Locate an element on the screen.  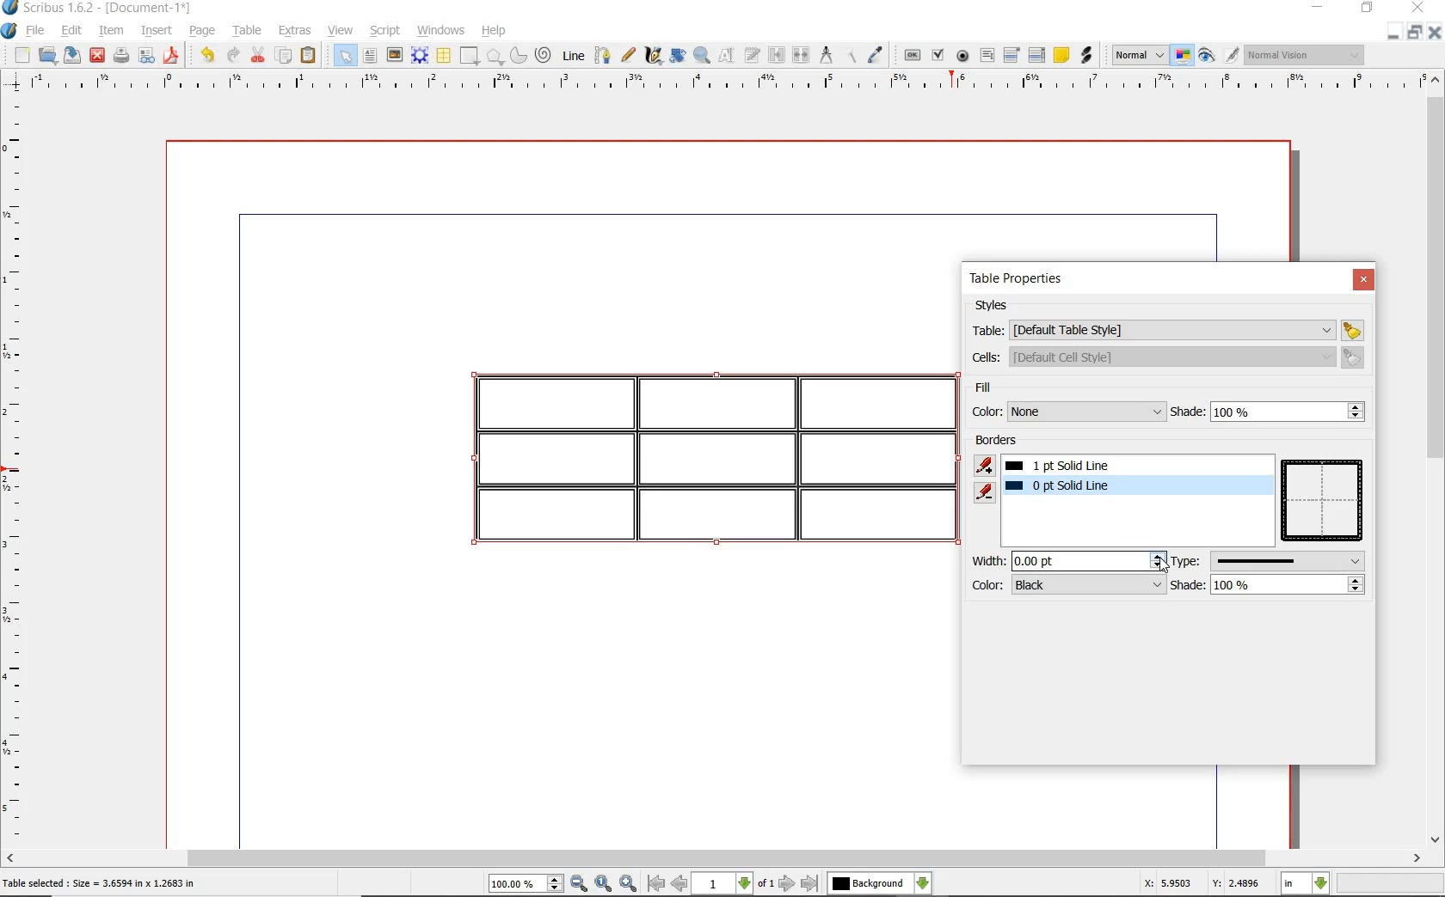
link text frame is located at coordinates (776, 55).